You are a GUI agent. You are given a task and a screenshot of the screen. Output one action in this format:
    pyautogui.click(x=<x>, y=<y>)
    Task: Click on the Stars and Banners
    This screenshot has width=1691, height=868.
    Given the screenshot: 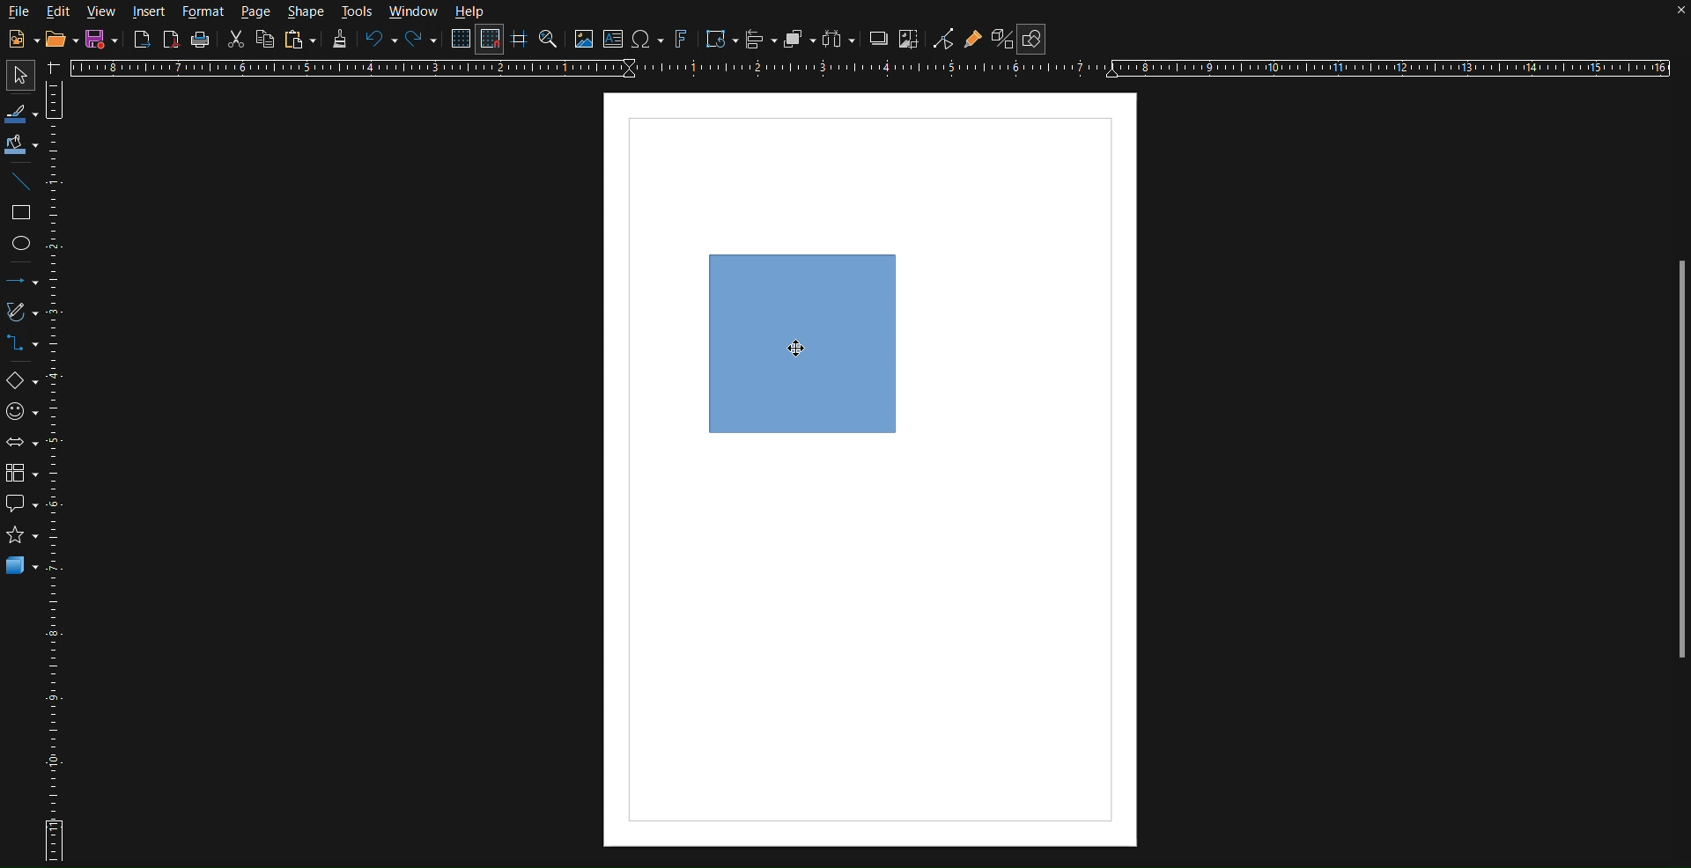 What is the action you would take?
    pyautogui.click(x=21, y=539)
    